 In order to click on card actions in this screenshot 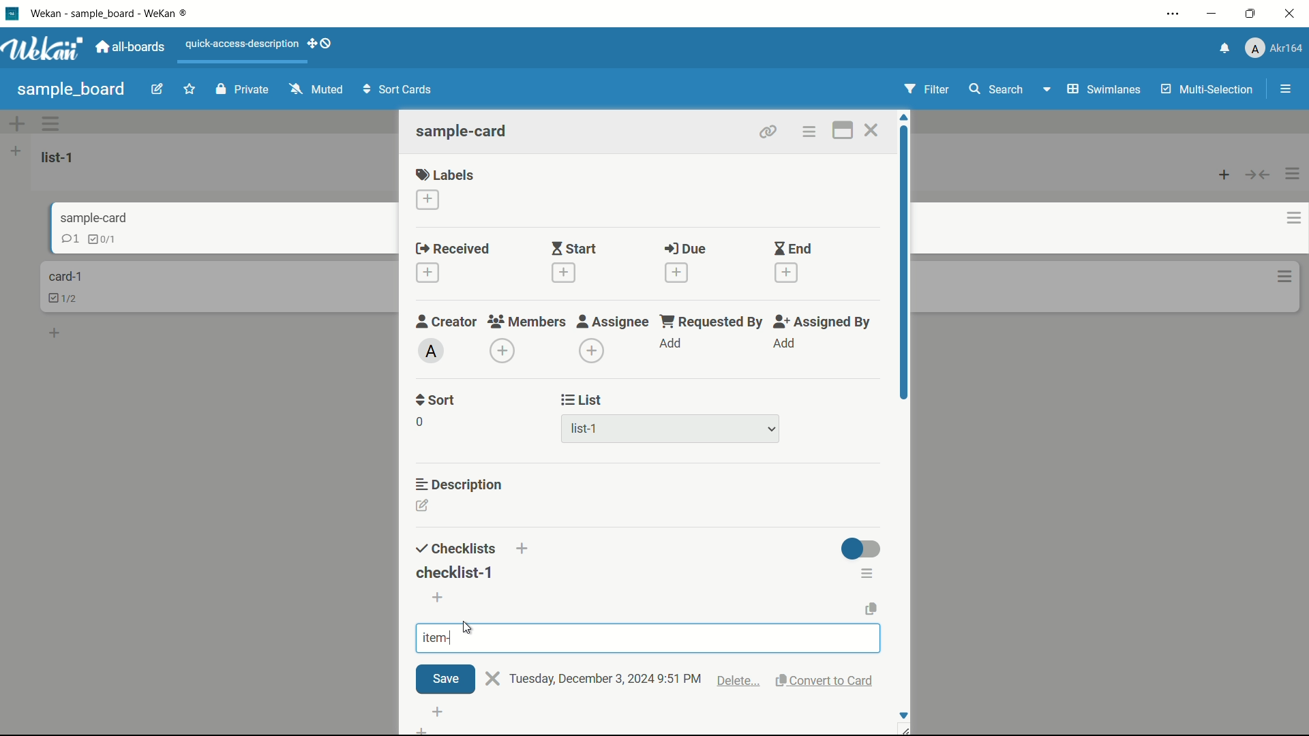, I will do `click(1284, 219)`.